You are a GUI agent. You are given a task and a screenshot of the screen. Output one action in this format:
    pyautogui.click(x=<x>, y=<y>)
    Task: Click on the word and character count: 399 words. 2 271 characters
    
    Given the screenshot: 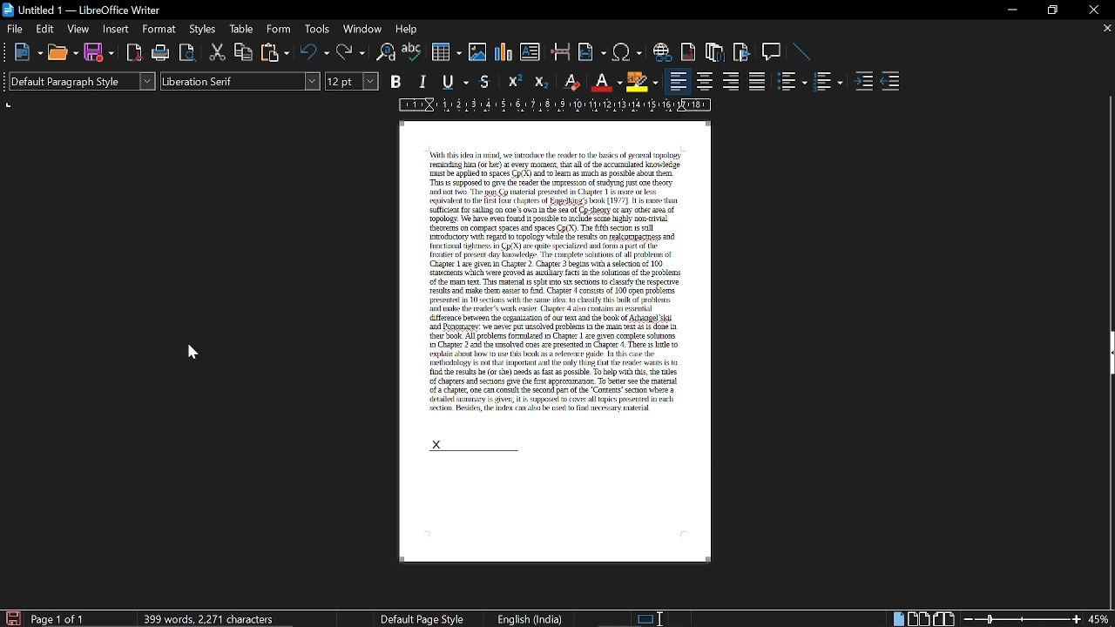 What is the action you would take?
    pyautogui.click(x=211, y=617)
    